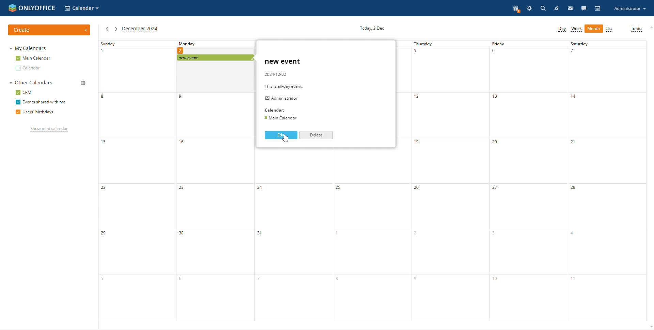  I want to click on other calendars, so click(31, 83).